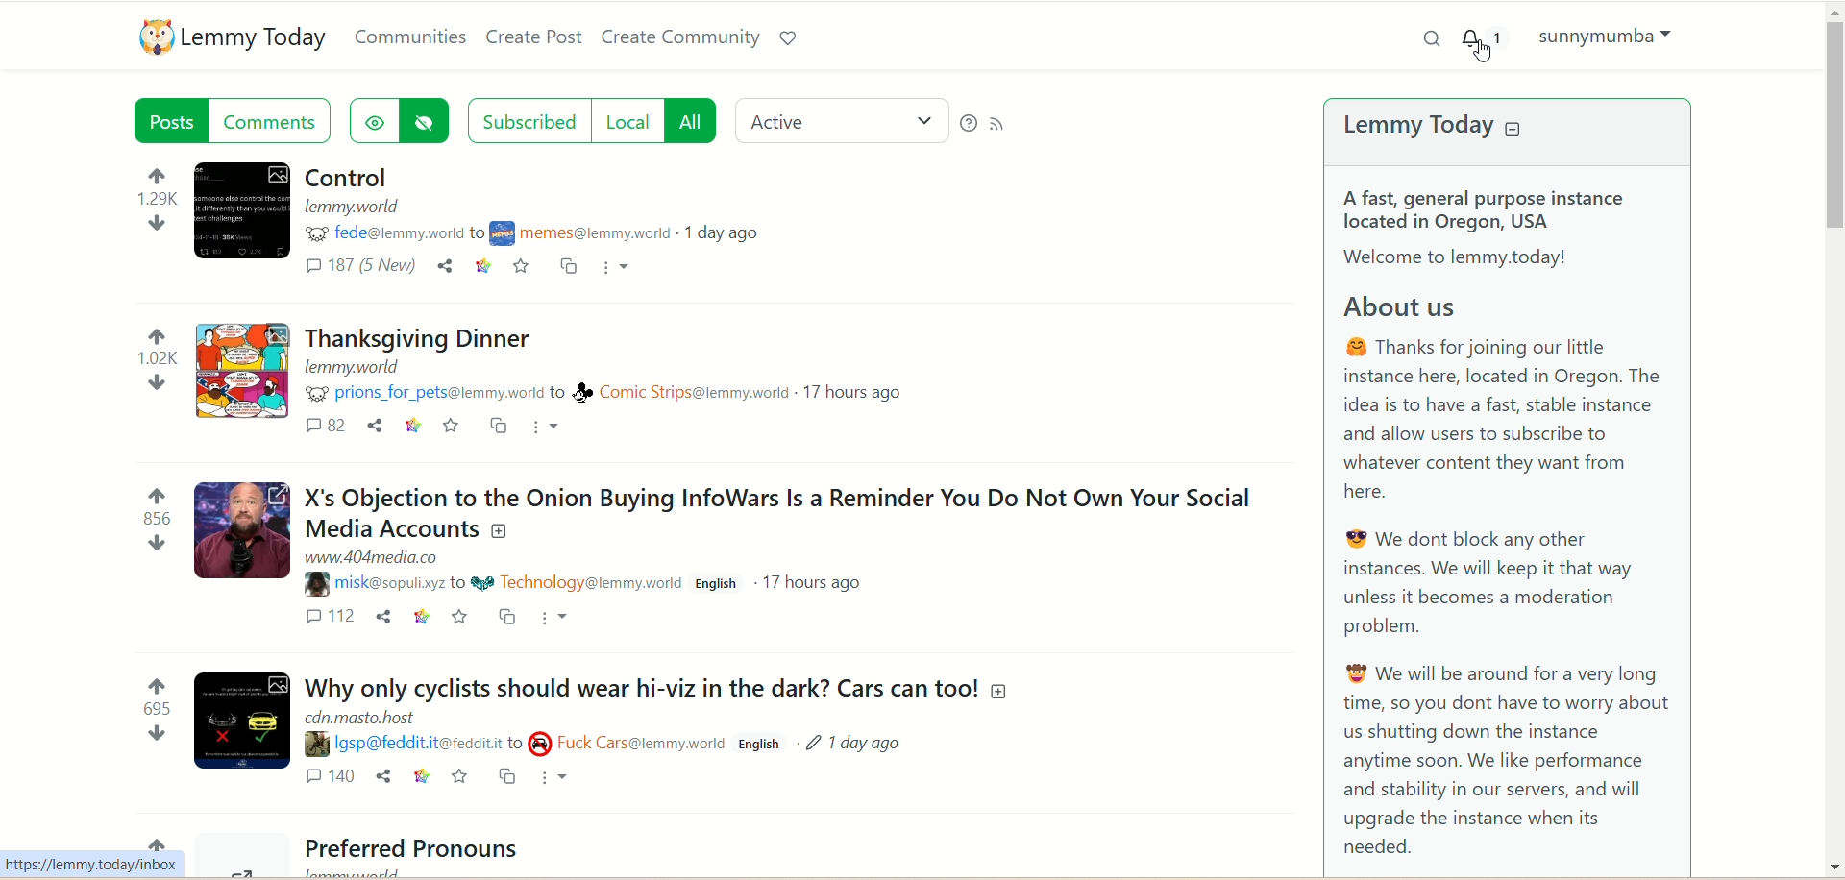  I want to click on more, so click(556, 616).